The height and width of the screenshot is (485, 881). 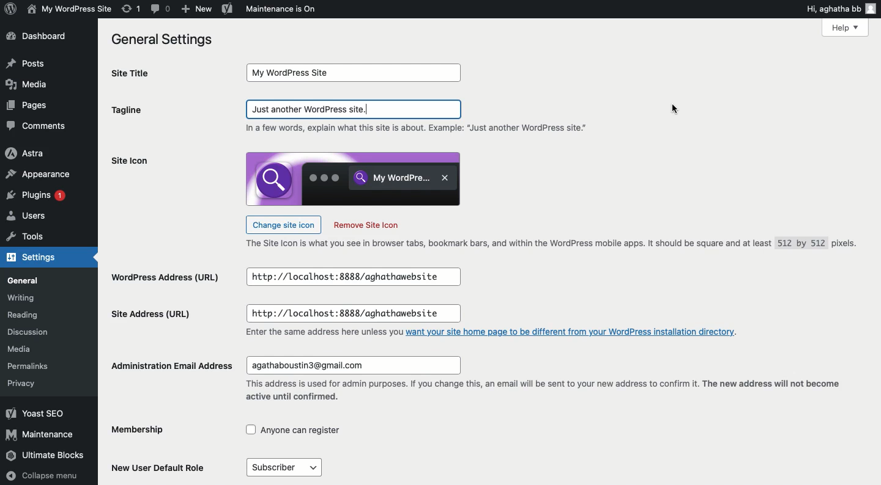 I want to click on Comments, so click(x=37, y=126).